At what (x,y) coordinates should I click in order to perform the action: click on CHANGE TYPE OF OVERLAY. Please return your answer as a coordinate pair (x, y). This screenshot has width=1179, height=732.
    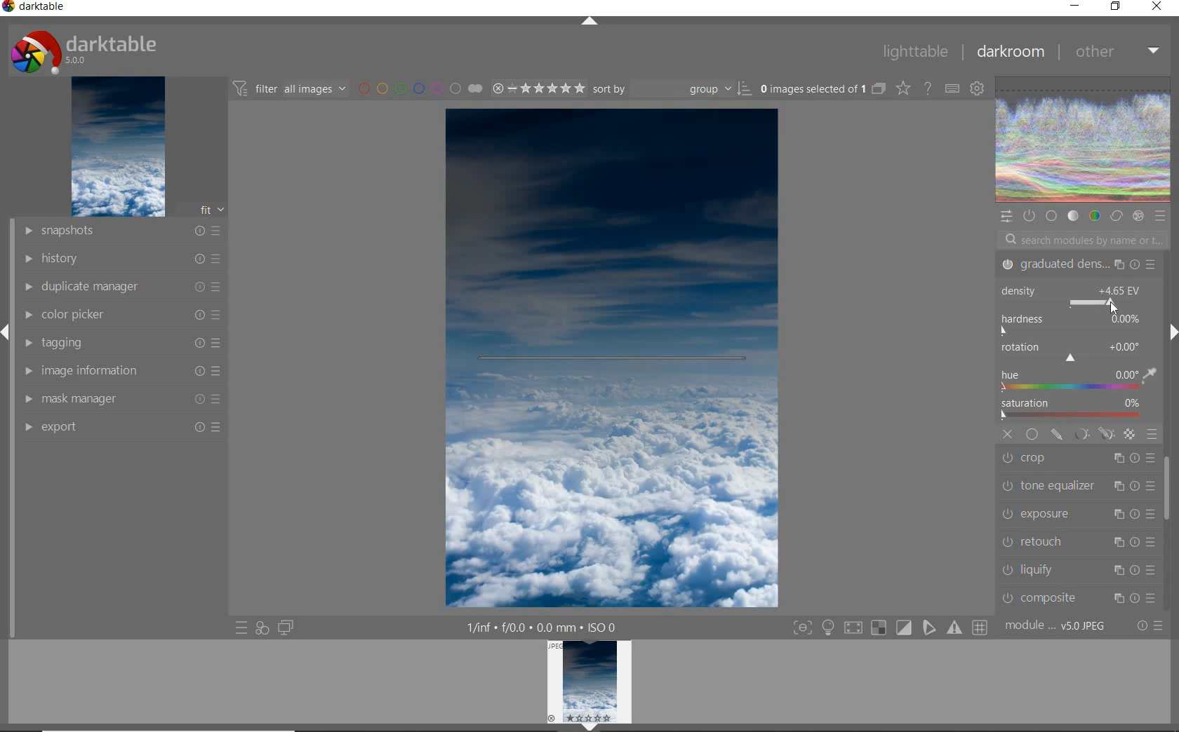
    Looking at the image, I should click on (902, 90).